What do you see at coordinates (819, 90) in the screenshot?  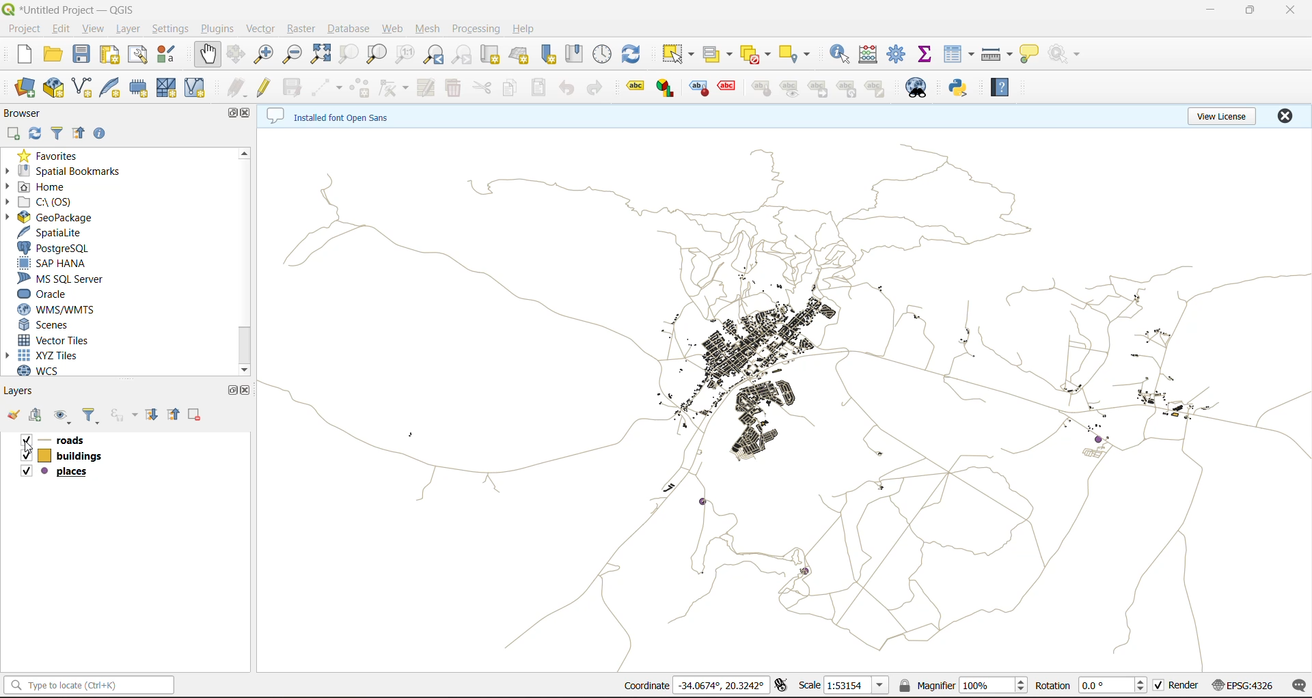 I see `labels toolbar 7` at bounding box center [819, 90].